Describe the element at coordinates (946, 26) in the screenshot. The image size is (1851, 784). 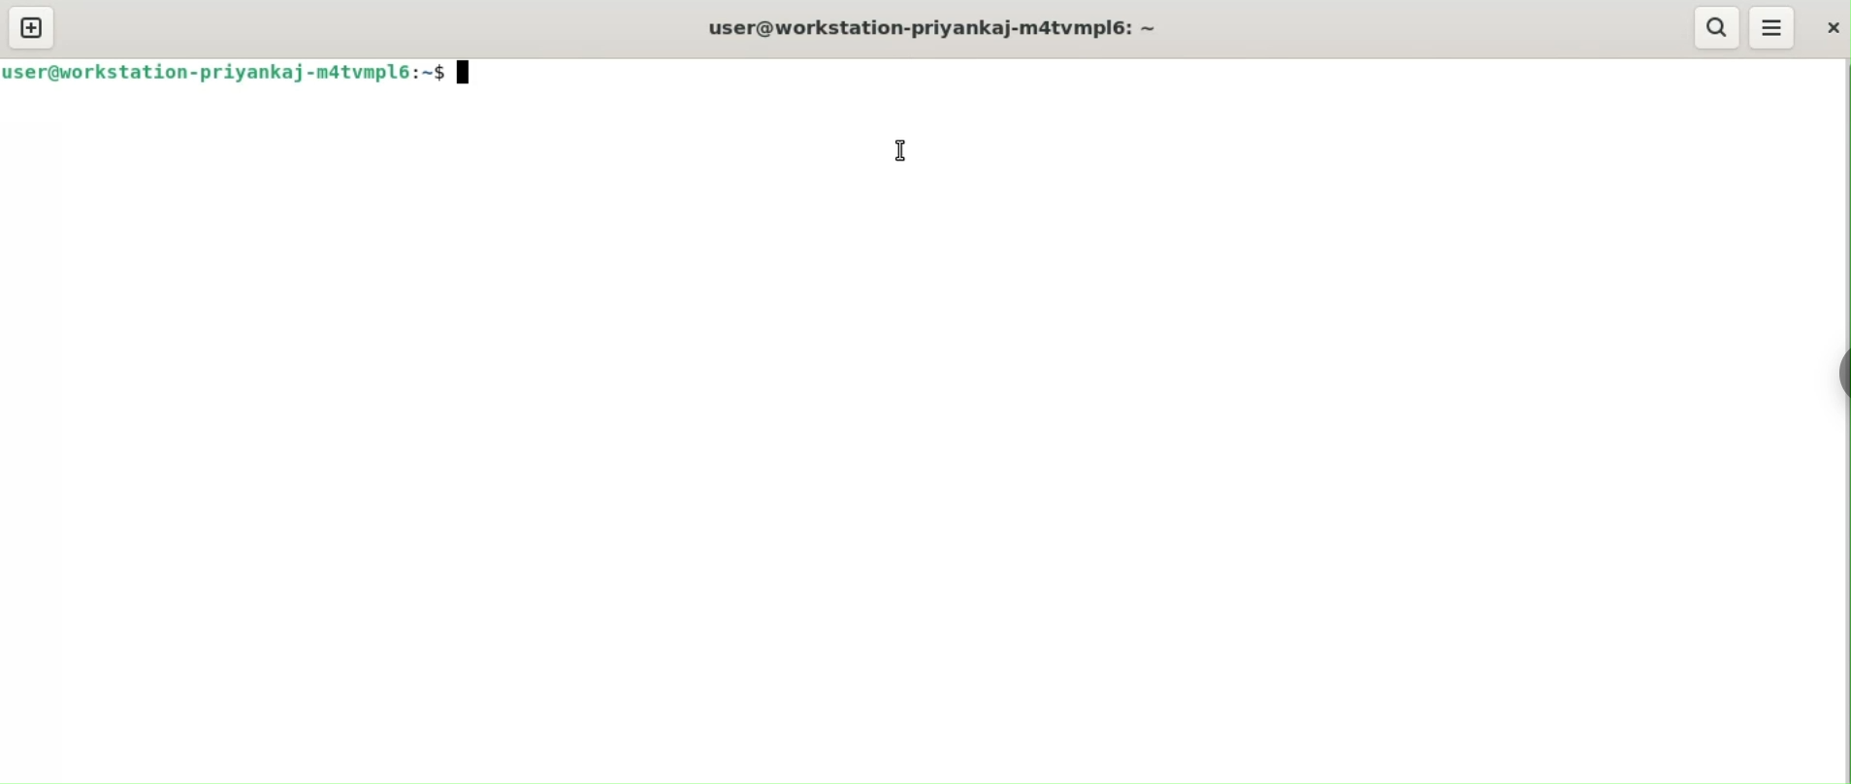
I see `user@workstation-priyankaj-m4tvmpl6:-$` at that location.